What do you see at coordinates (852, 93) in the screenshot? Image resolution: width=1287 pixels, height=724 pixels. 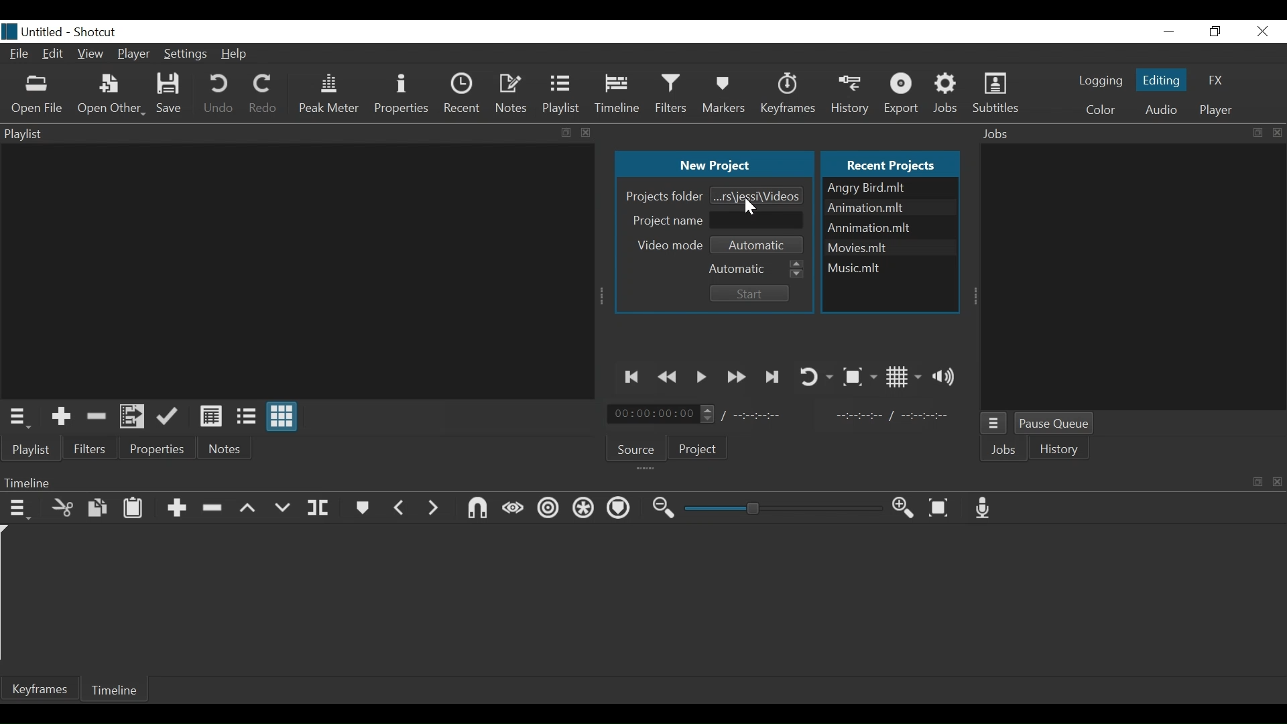 I see `History` at bounding box center [852, 93].